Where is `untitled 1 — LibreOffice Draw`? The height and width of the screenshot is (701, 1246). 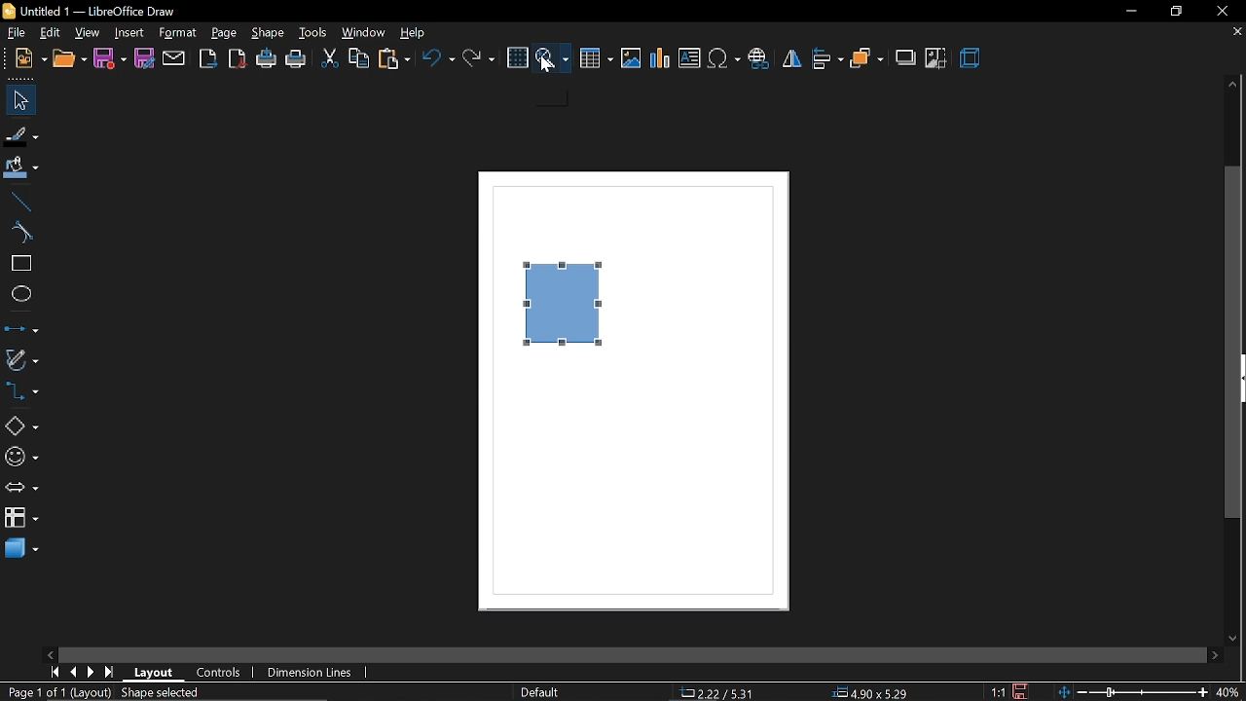
untitled 1 — LibreOffice Draw is located at coordinates (101, 11).